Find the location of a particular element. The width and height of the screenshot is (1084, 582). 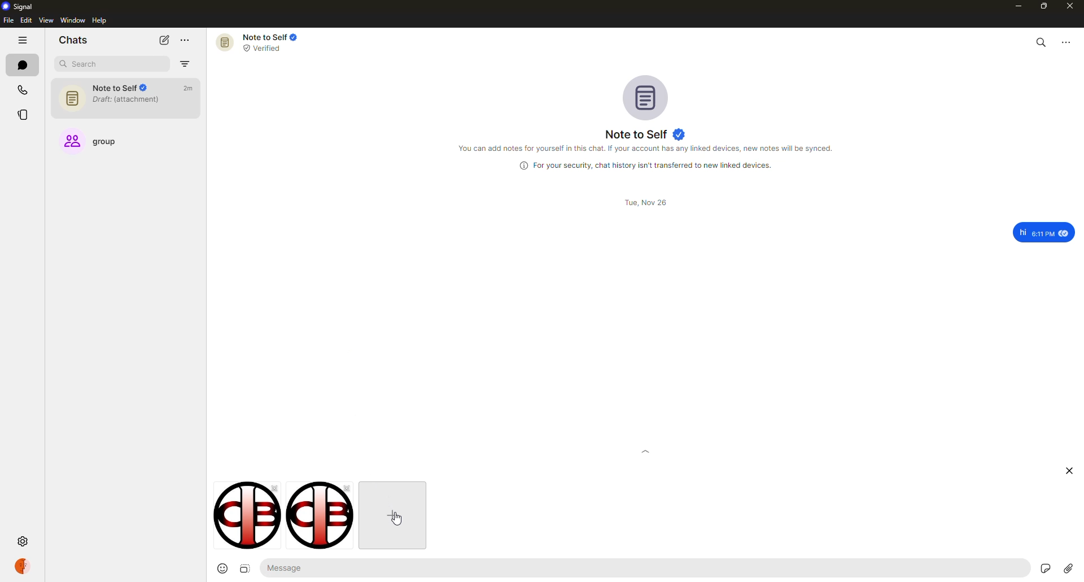

attach is located at coordinates (1068, 568).